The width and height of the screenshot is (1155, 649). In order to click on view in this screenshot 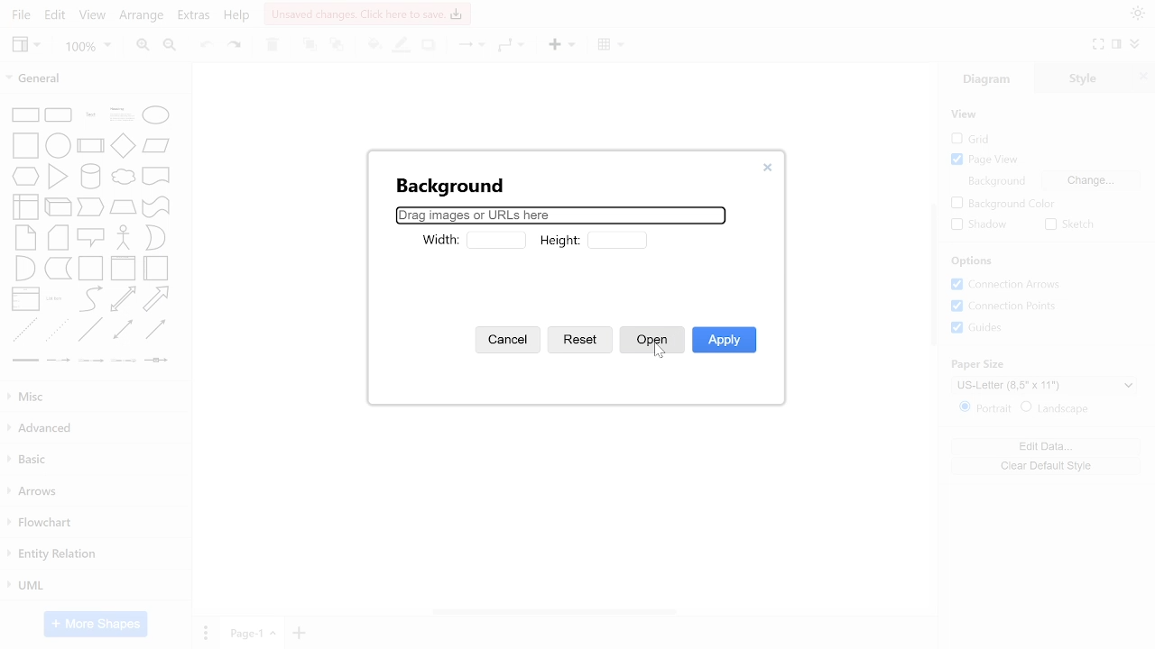, I will do `click(93, 16)`.